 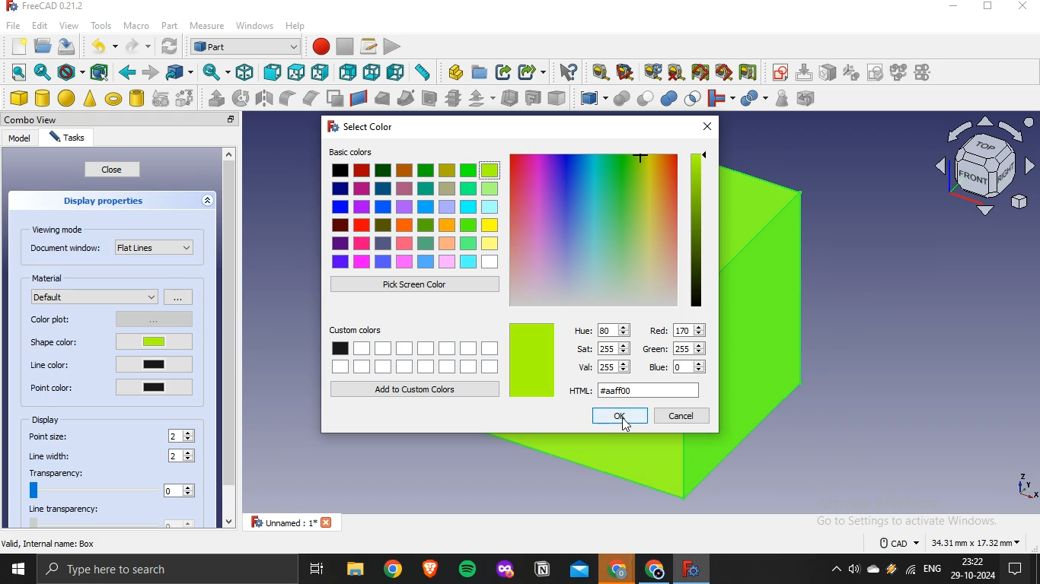 What do you see at coordinates (104, 200) in the screenshot?
I see `display properties` at bounding box center [104, 200].